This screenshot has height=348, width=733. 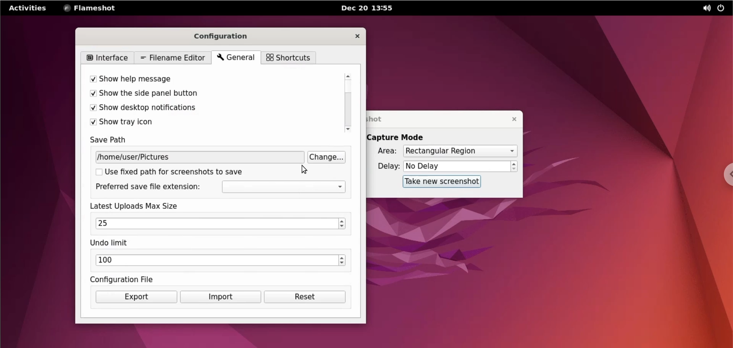 I want to click on show desktop notifications, so click(x=208, y=110).